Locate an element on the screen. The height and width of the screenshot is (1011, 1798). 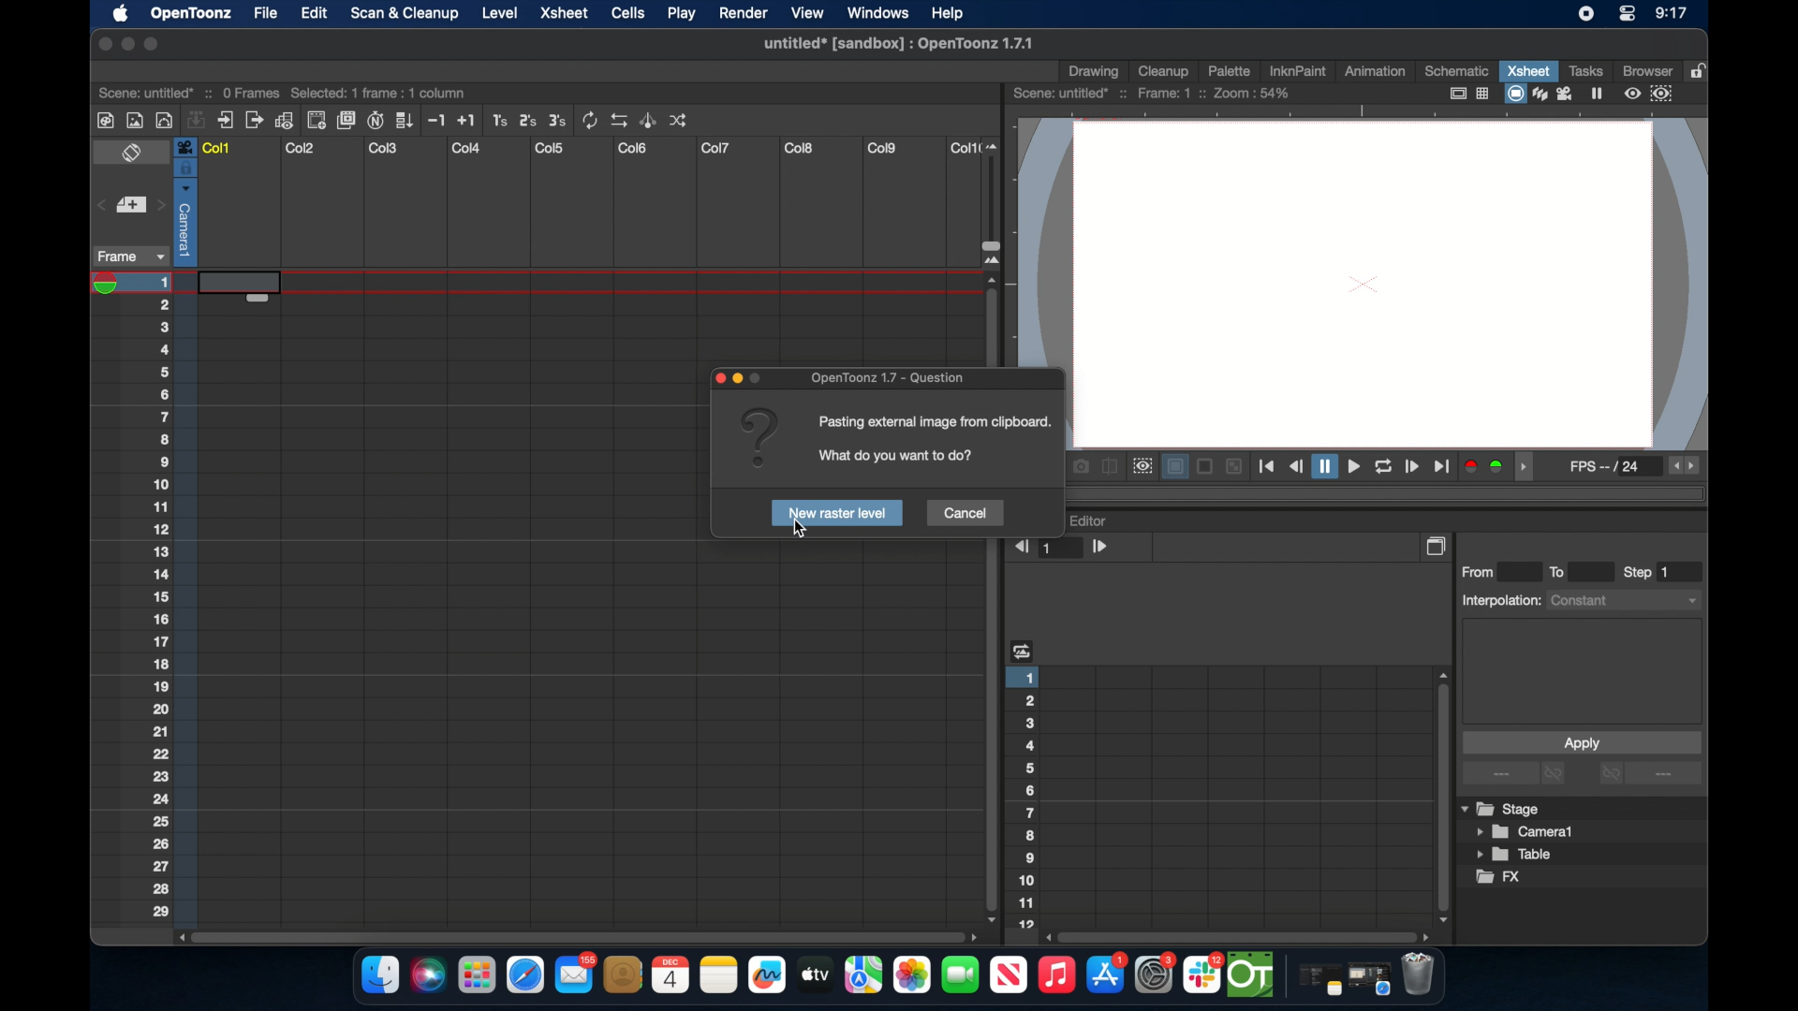
columns is located at coordinates (589, 148).